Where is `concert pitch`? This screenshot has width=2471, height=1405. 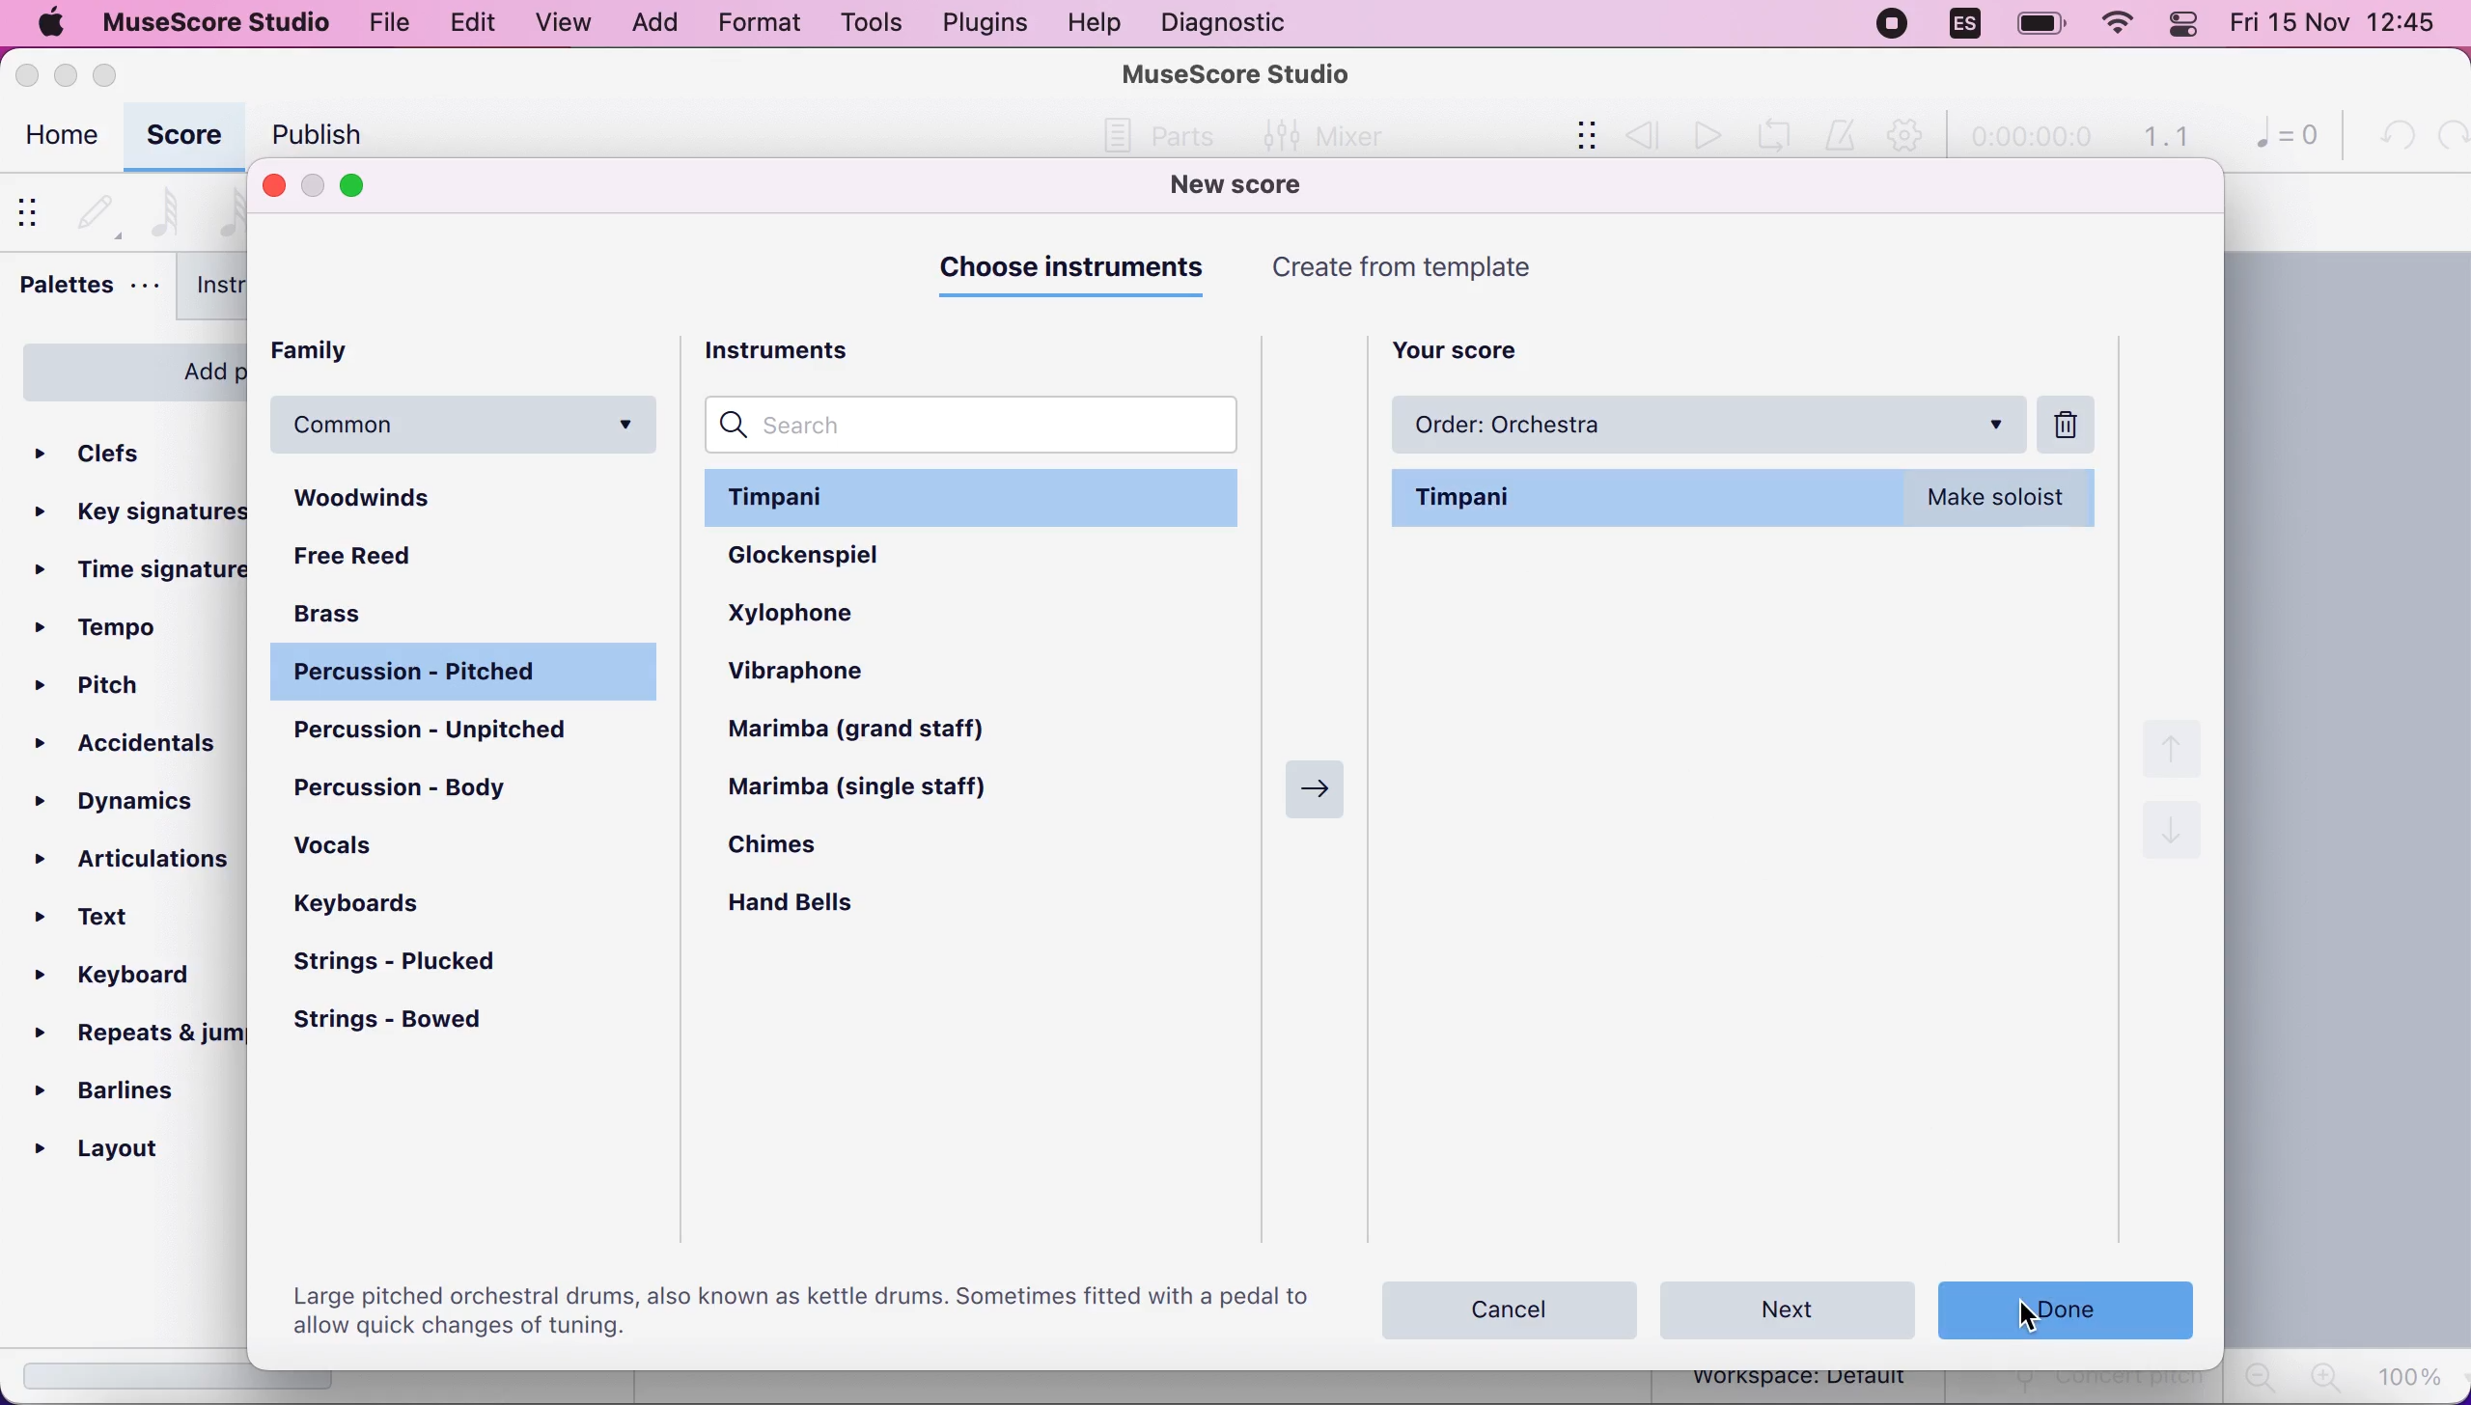
concert pitch is located at coordinates (2087, 1388).